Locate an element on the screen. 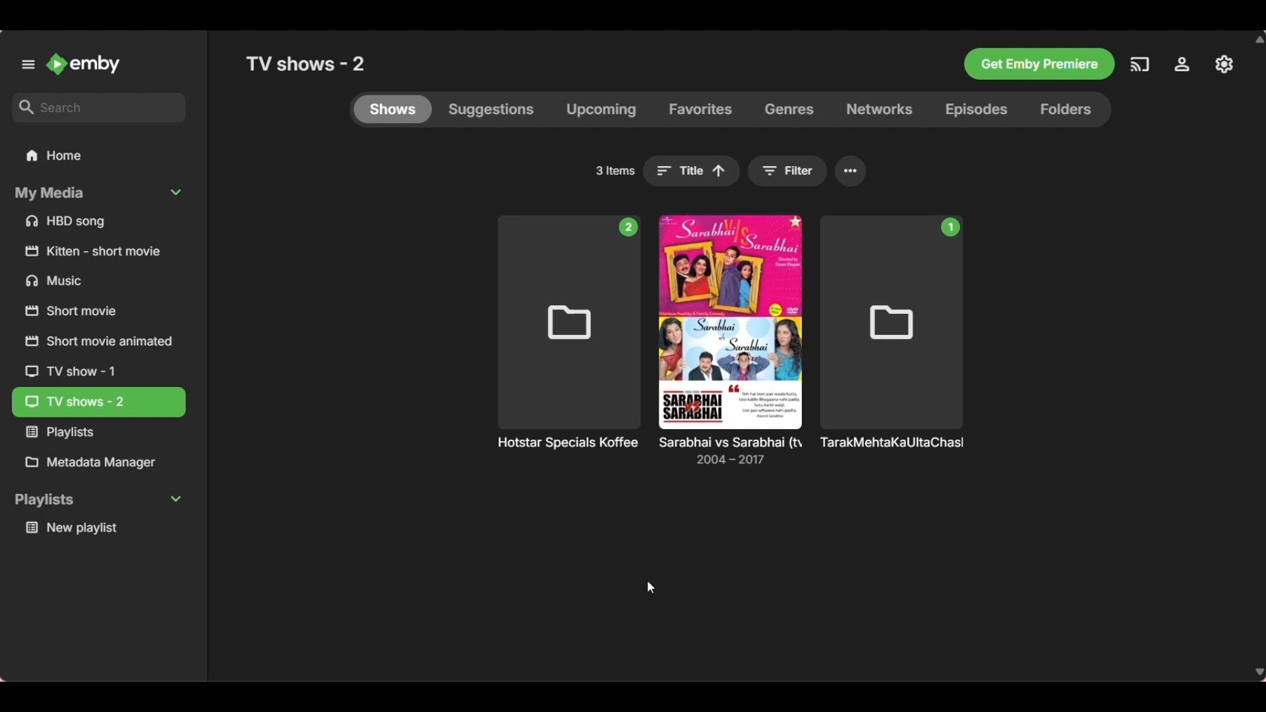   is located at coordinates (1038, 63).